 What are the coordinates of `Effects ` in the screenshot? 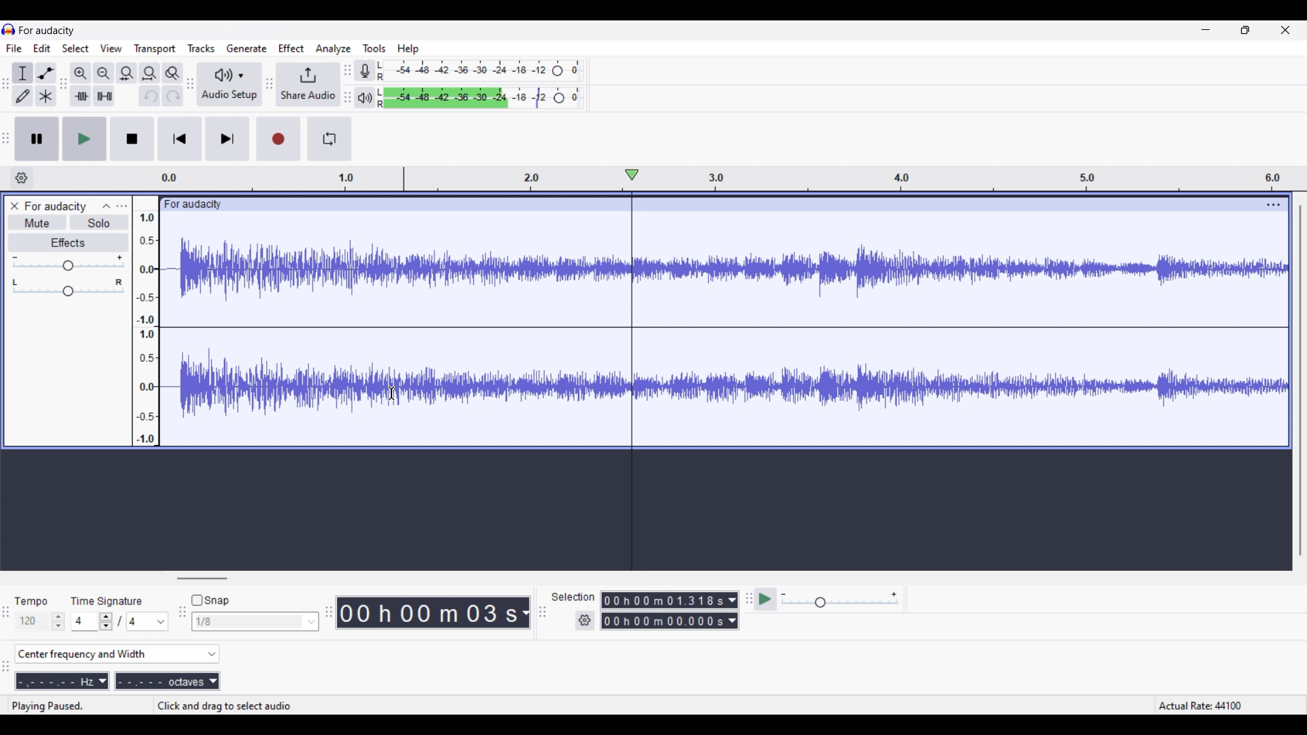 It's located at (69, 242).